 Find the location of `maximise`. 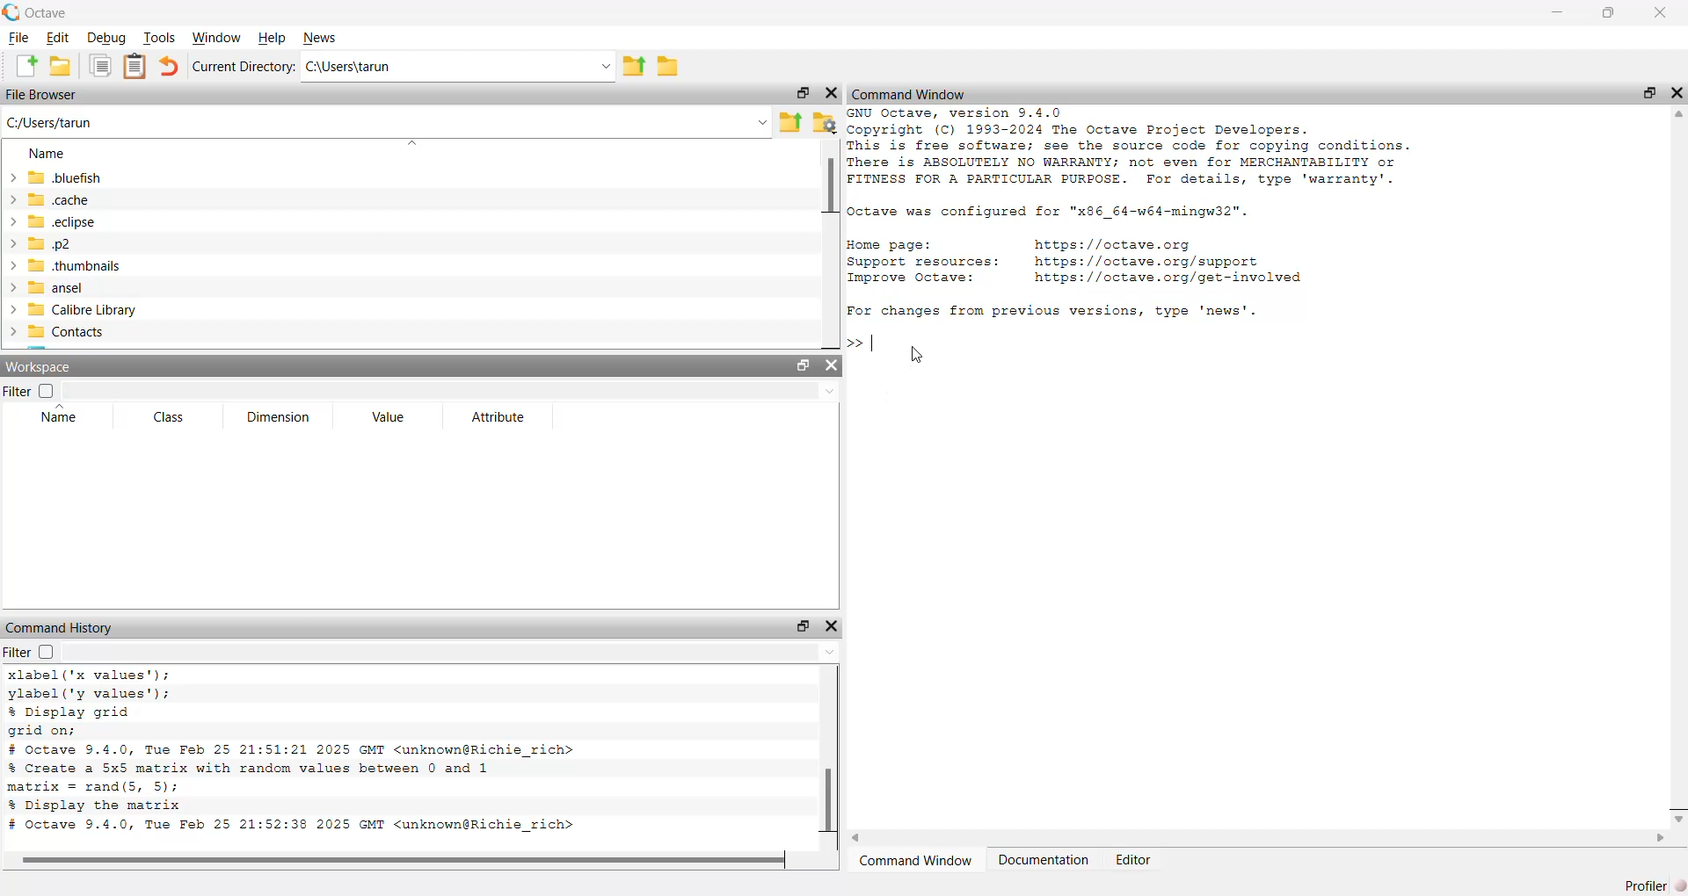

maximise is located at coordinates (799, 625).